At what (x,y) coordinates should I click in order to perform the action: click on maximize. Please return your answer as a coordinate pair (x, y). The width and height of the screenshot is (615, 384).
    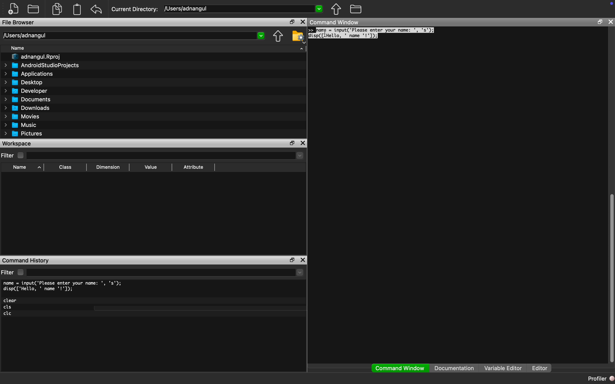
    Looking at the image, I should click on (600, 22).